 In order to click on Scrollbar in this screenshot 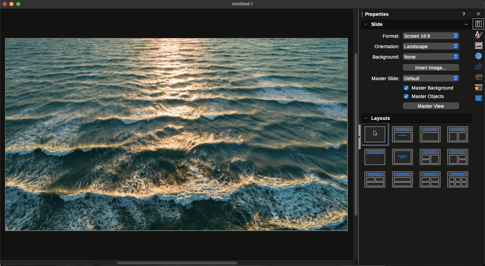, I will do `click(180, 262)`.